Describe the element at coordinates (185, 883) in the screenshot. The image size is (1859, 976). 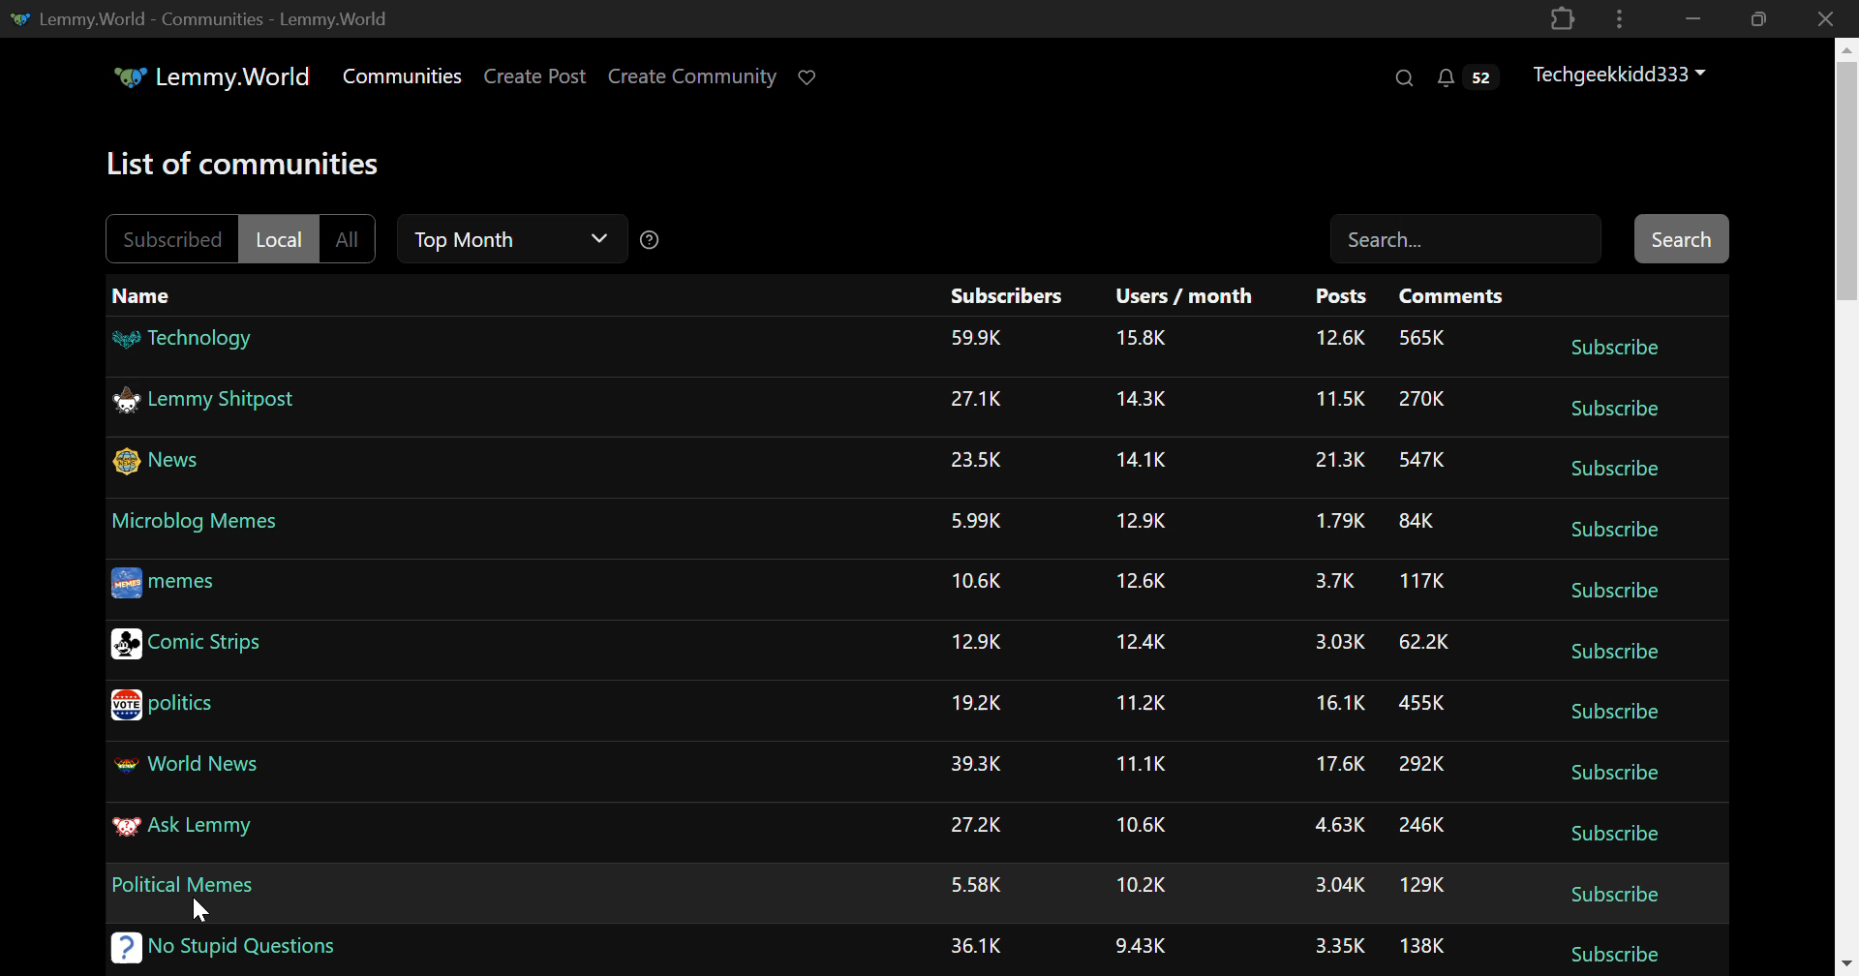
I see `Political Memes` at that location.